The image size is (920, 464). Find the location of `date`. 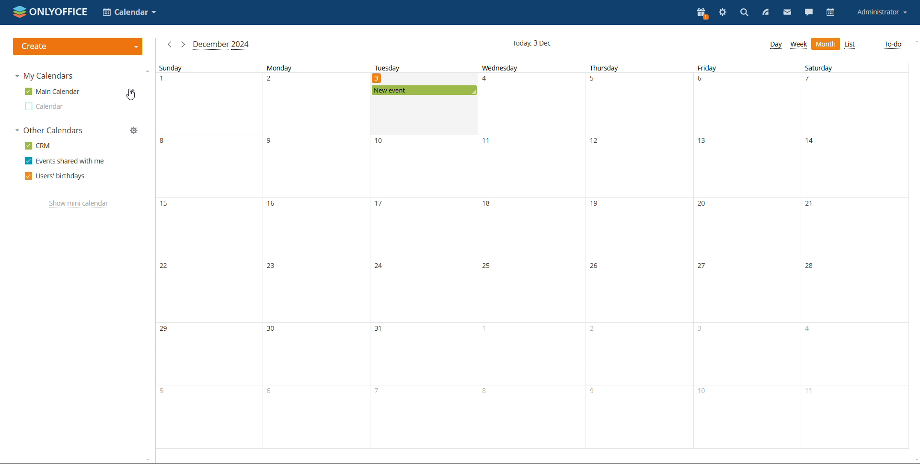

date is located at coordinates (748, 104).